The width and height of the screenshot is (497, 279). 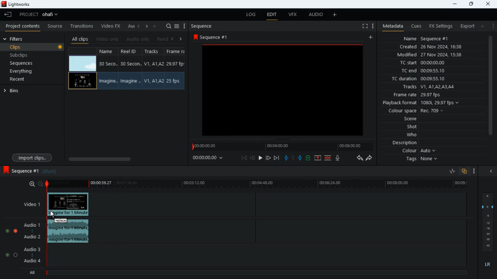 What do you see at coordinates (131, 69) in the screenshot?
I see `reel id` at bounding box center [131, 69].